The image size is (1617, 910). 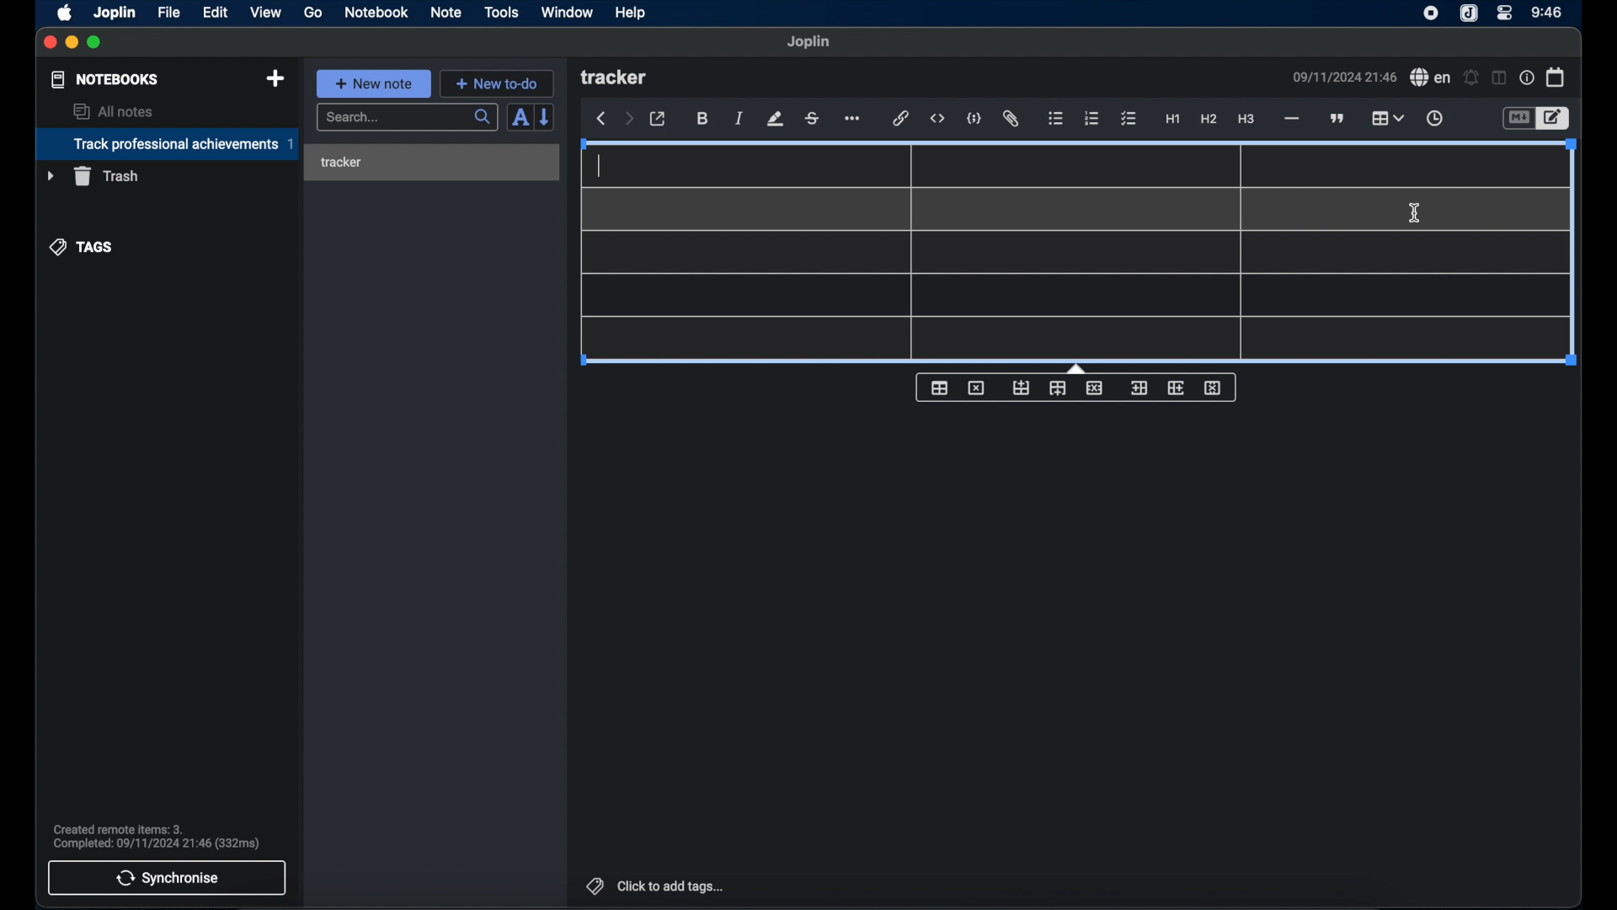 I want to click on toggle sort order field, so click(x=518, y=119).